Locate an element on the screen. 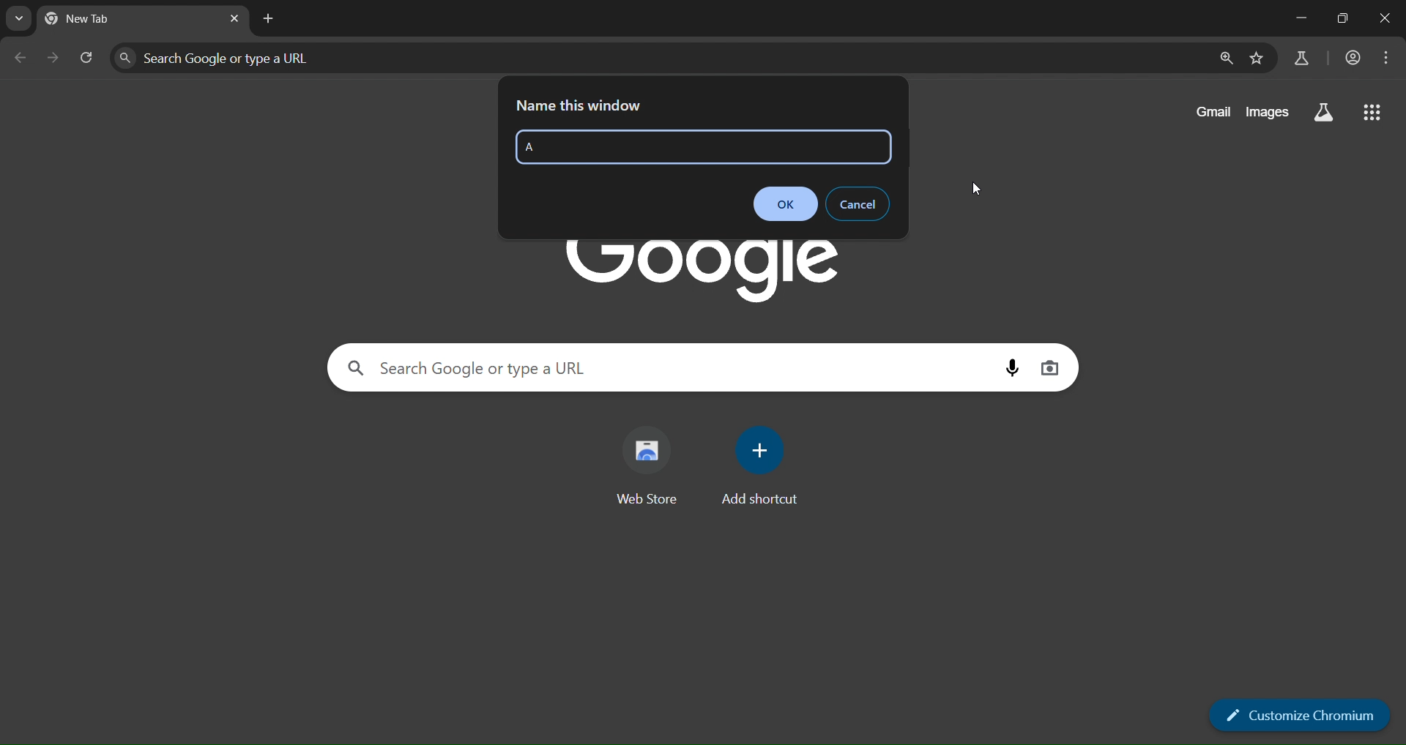 The height and width of the screenshot is (745, 1406). Google logo is located at coordinates (695, 272).